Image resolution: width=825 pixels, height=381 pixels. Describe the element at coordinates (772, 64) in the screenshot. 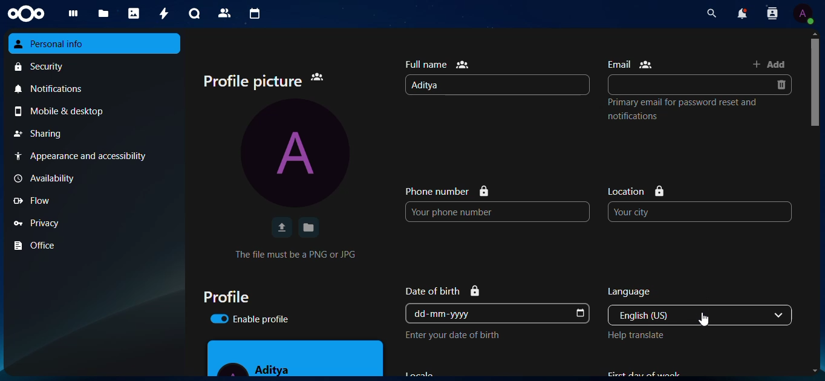

I see `add` at that location.